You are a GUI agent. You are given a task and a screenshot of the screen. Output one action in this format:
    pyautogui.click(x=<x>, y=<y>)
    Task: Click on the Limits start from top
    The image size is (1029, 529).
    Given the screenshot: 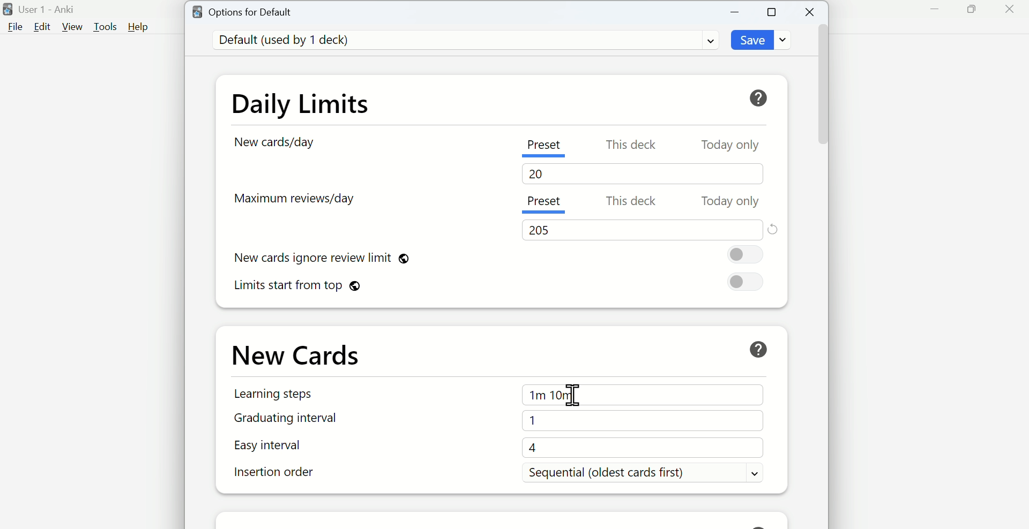 What is the action you would take?
    pyautogui.click(x=298, y=287)
    